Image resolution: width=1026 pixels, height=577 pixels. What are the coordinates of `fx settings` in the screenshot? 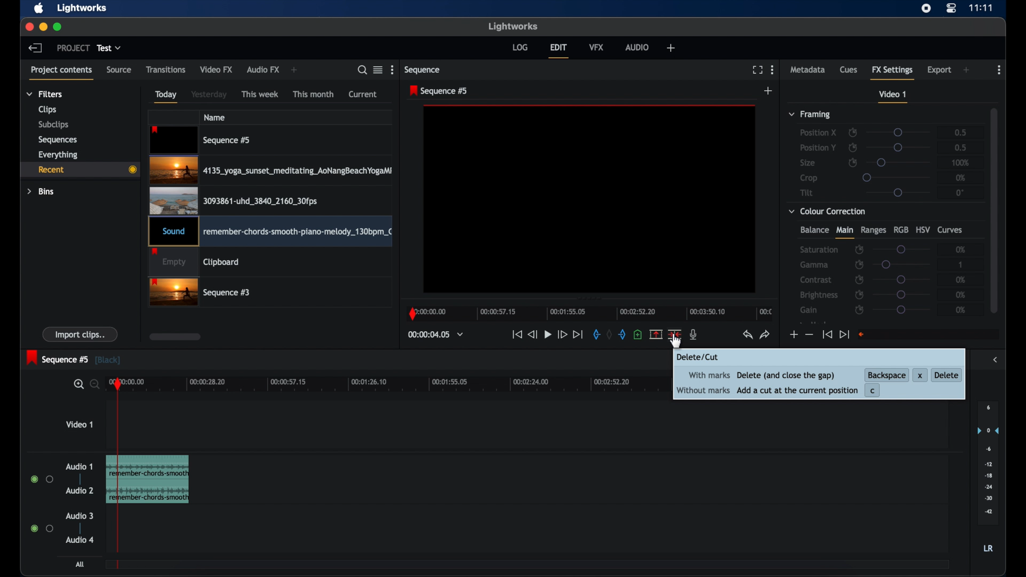 It's located at (892, 72).